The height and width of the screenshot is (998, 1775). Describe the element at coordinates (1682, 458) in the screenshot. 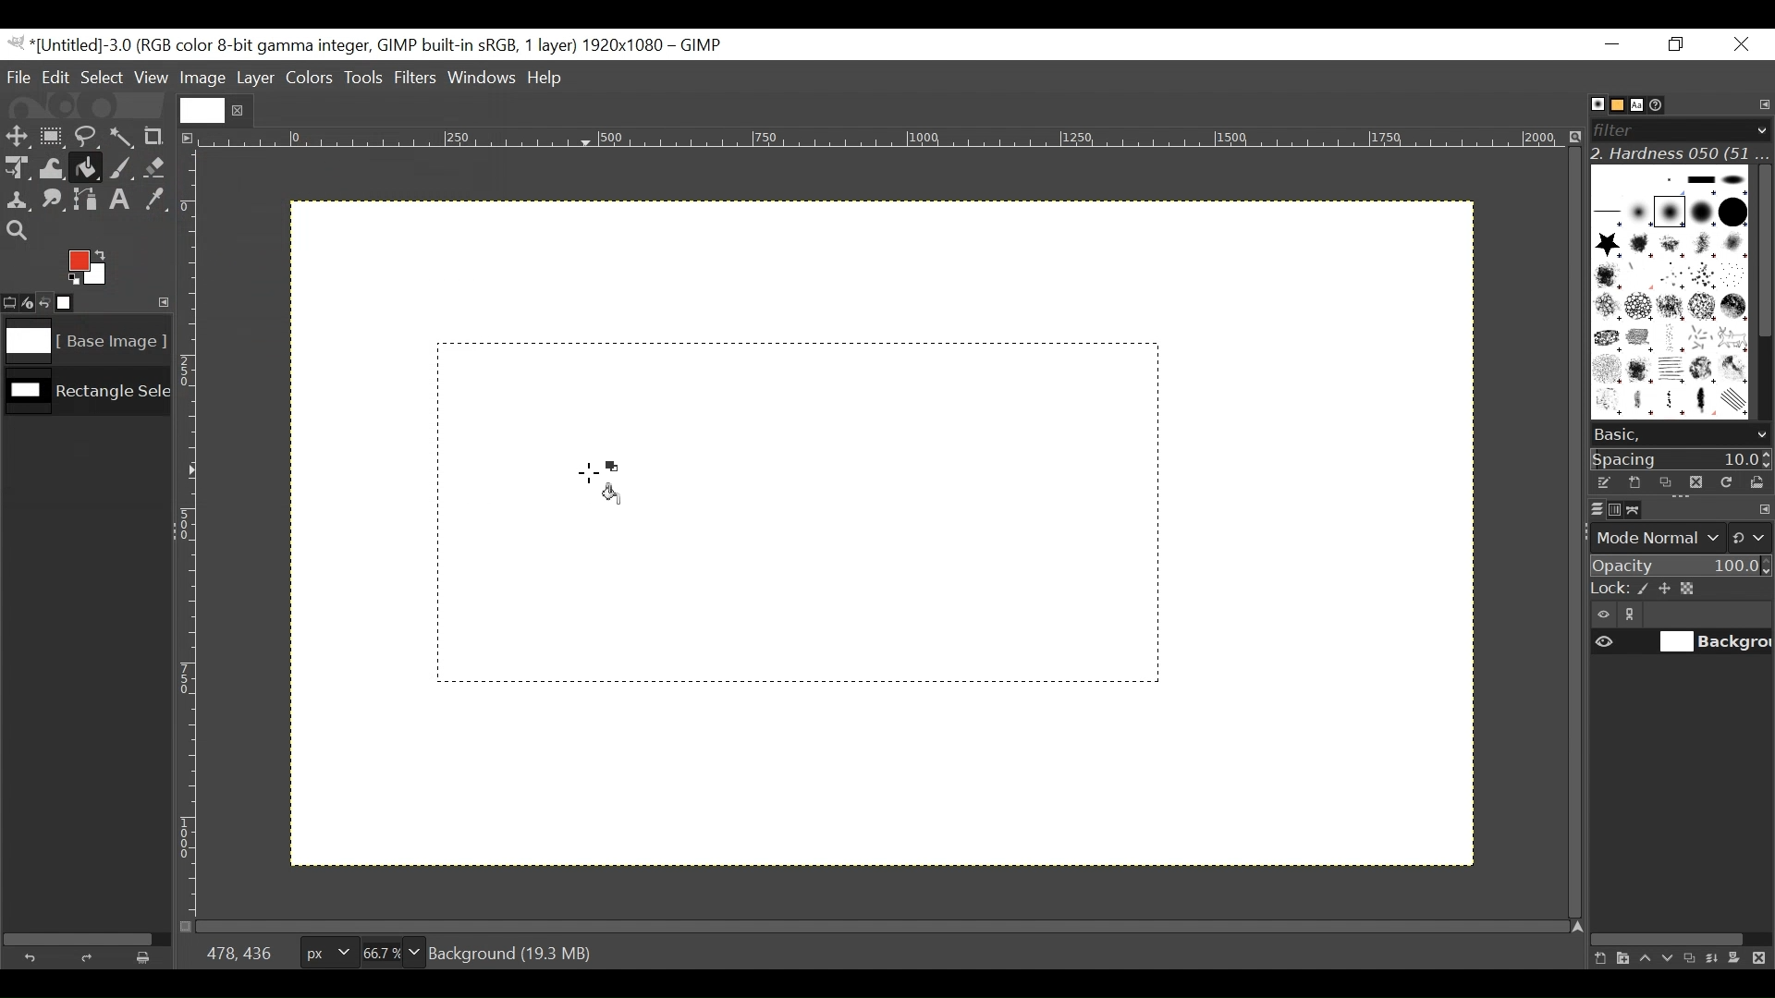

I see `Spacing` at that location.